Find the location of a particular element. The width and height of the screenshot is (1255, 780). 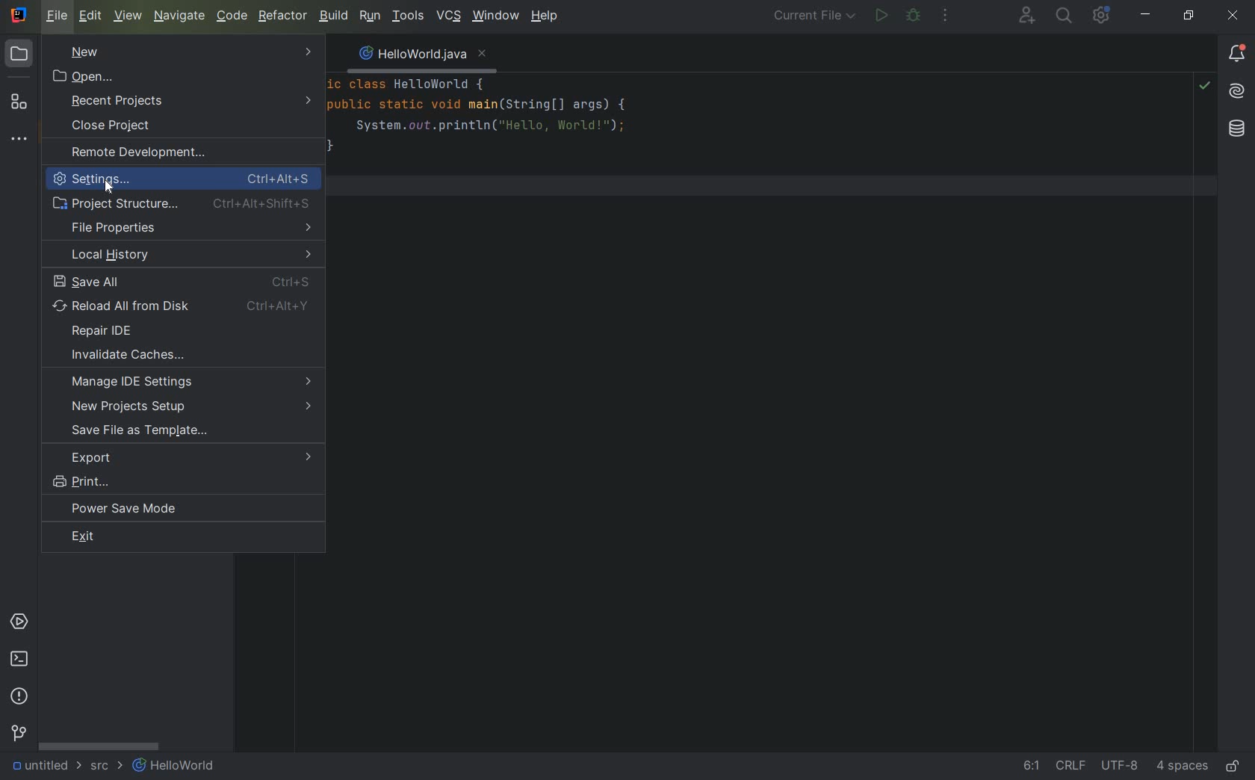

This Java code defines a class named HelloWorld with a main method that prints the string "Hello,World!" is located at coordinates (721, 146).